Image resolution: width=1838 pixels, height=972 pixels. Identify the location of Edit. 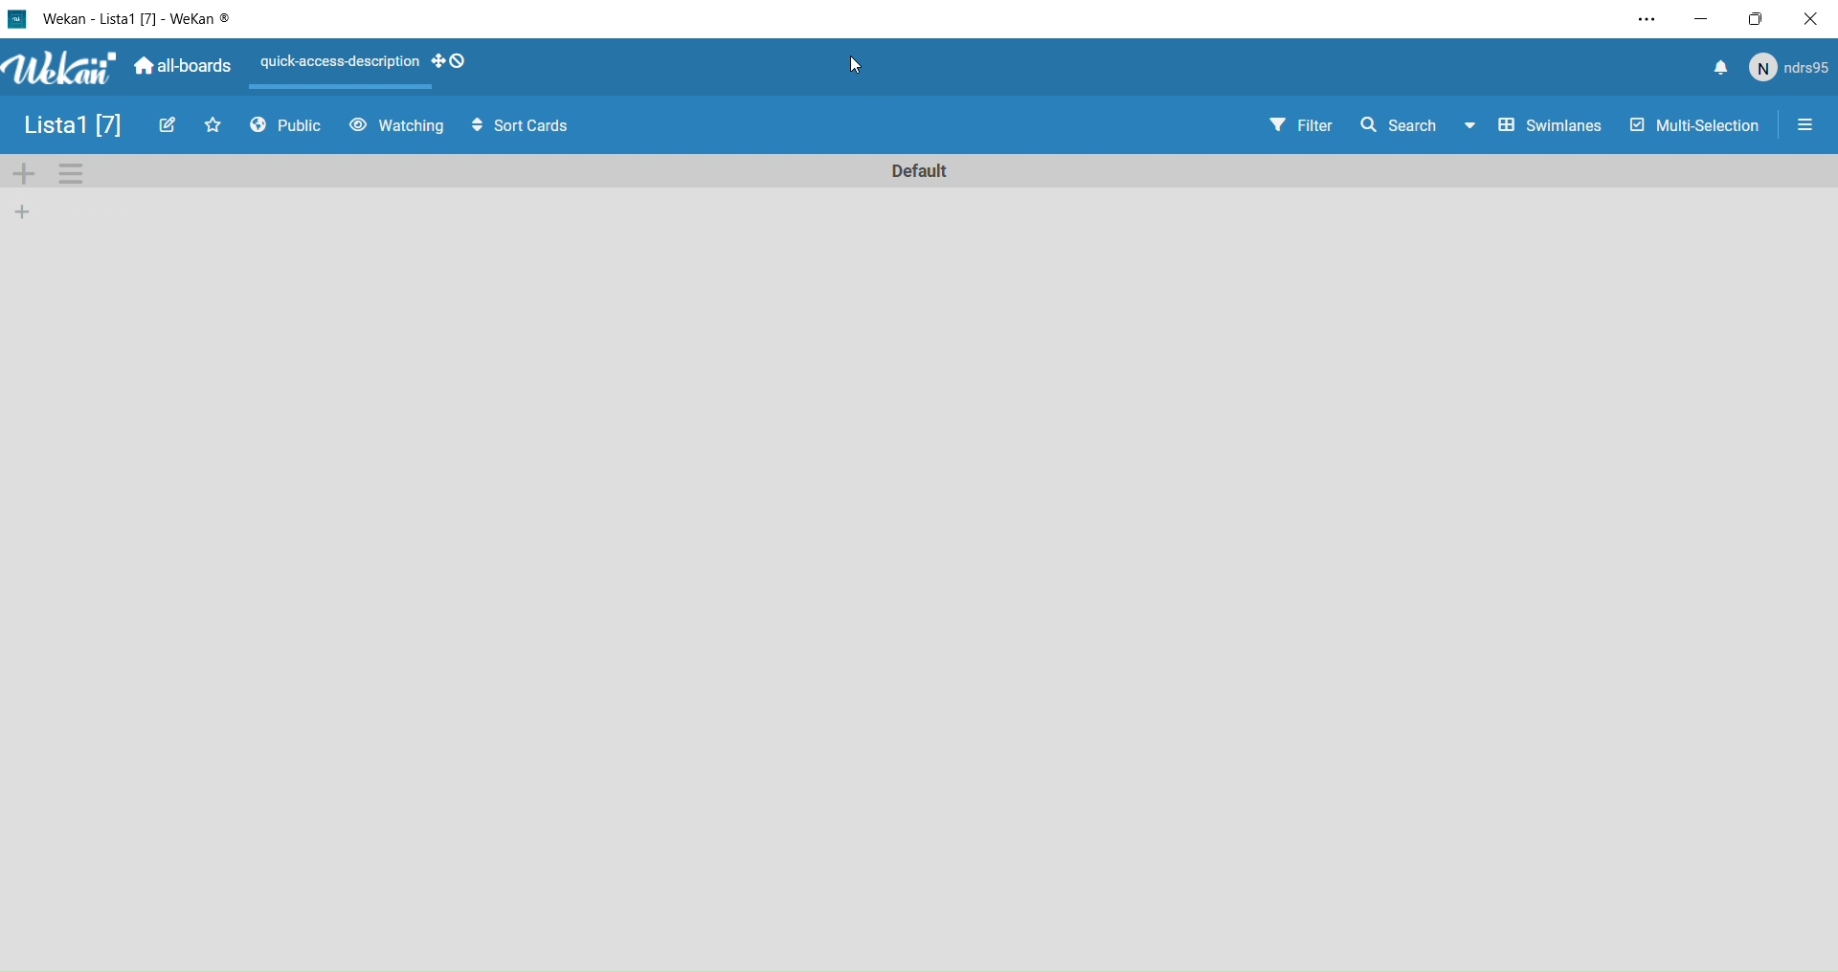
(167, 129).